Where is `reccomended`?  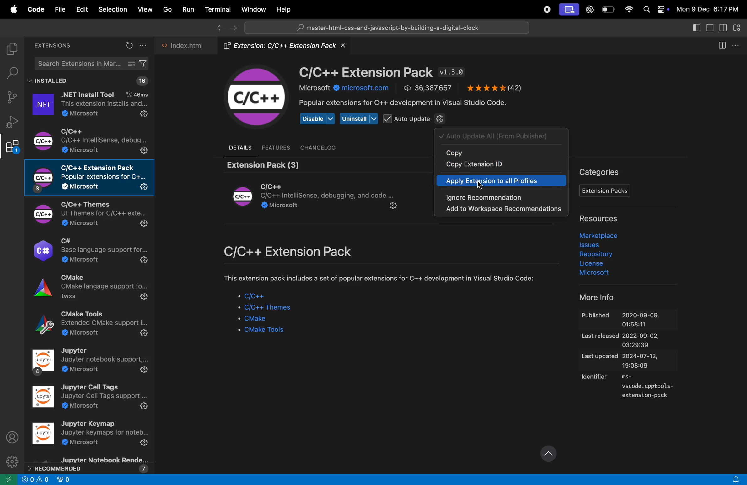 reccomended is located at coordinates (89, 464).